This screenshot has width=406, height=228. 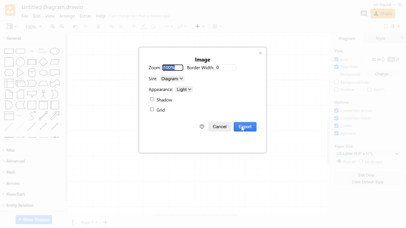 I want to click on File, so click(x=25, y=16).